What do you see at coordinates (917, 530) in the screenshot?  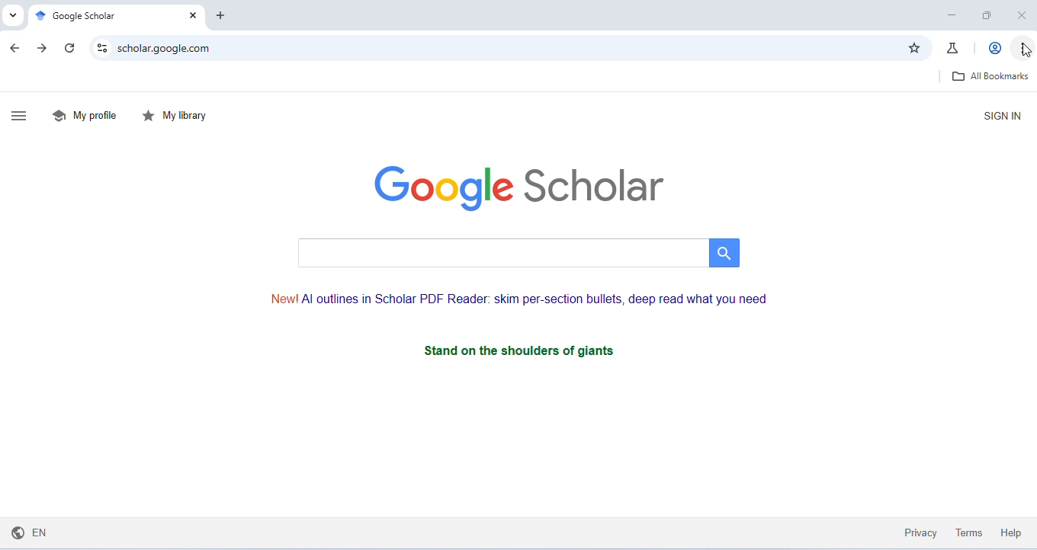 I see `privacy` at bounding box center [917, 530].